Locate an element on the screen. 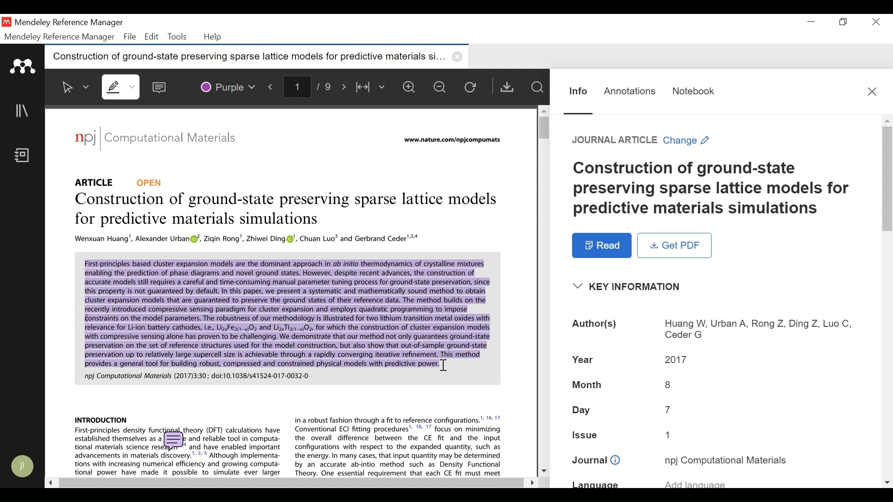  Mendeley Reference Manager is located at coordinates (68, 24).